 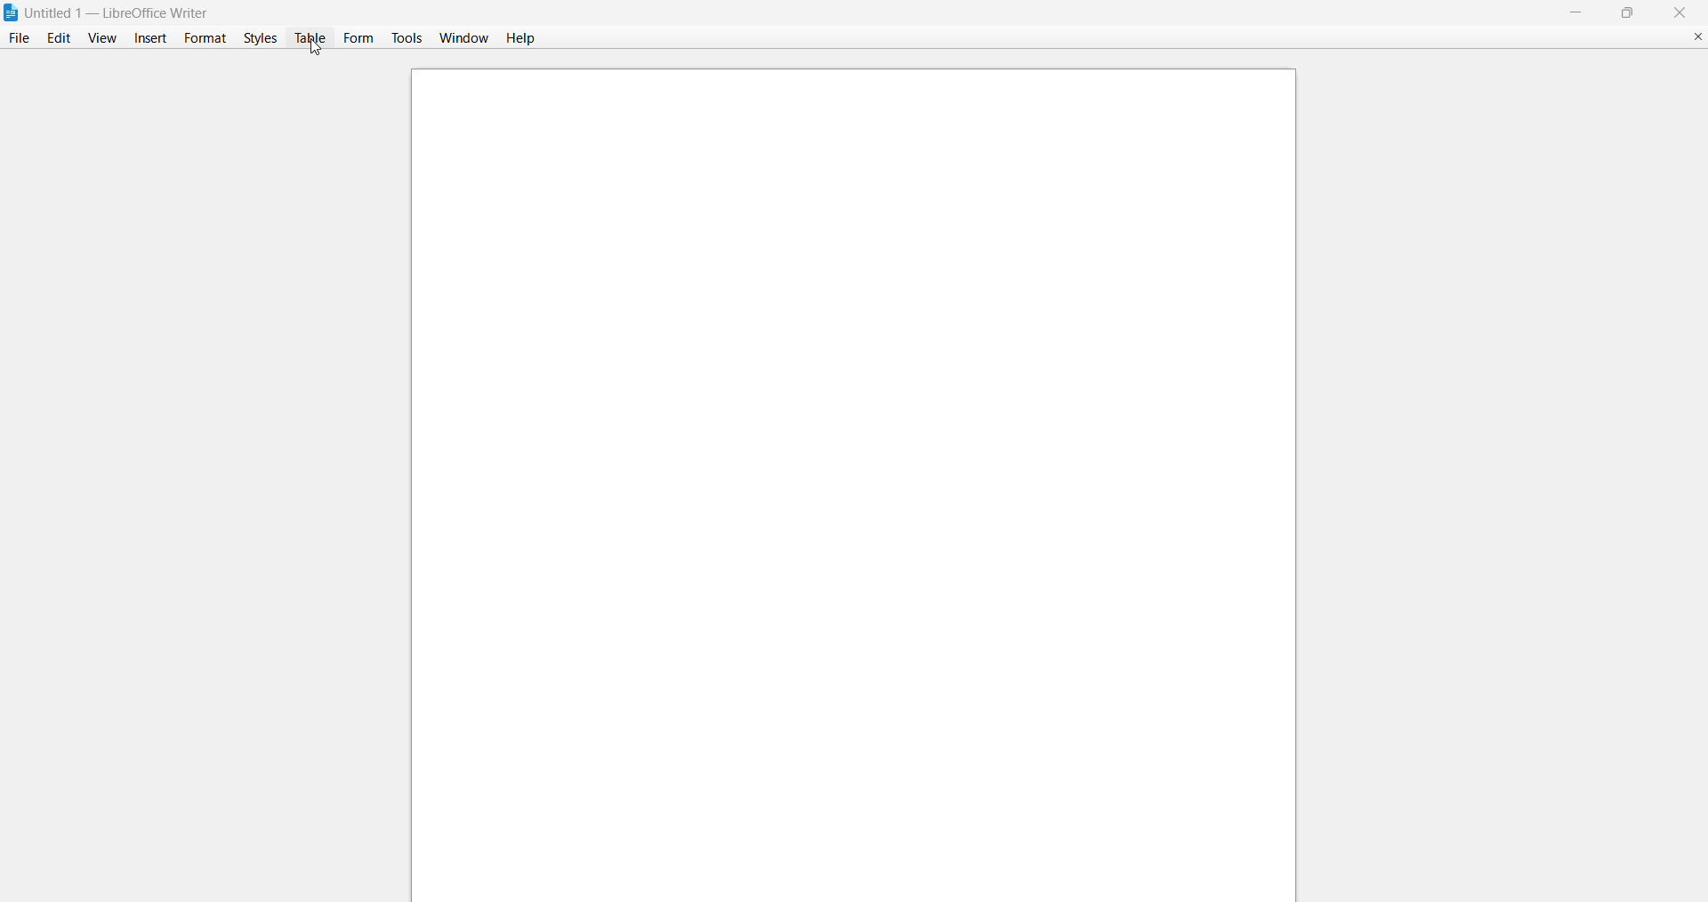 What do you see at coordinates (17, 38) in the screenshot?
I see `file` at bounding box center [17, 38].